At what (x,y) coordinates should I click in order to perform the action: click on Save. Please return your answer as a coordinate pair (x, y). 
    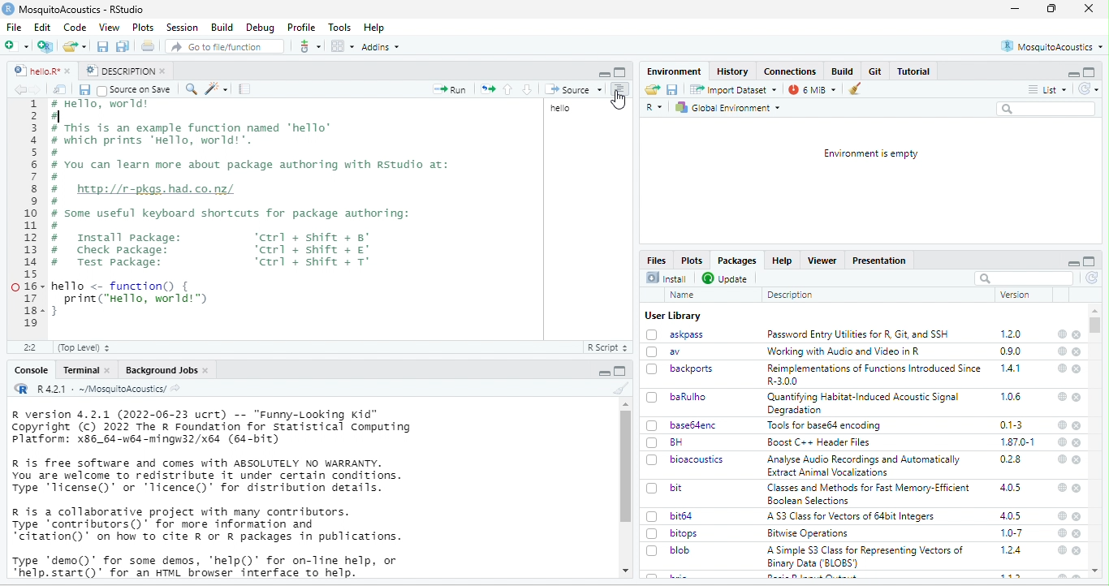
    Looking at the image, I should click on (84, 90).